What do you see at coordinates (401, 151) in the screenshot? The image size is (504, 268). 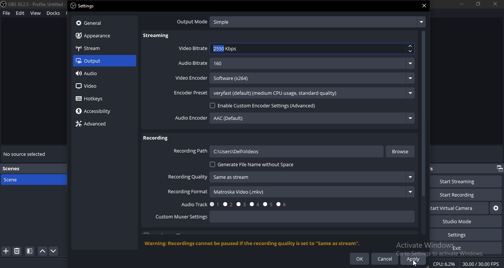 I see `browse` at bounding box center [401, 151].